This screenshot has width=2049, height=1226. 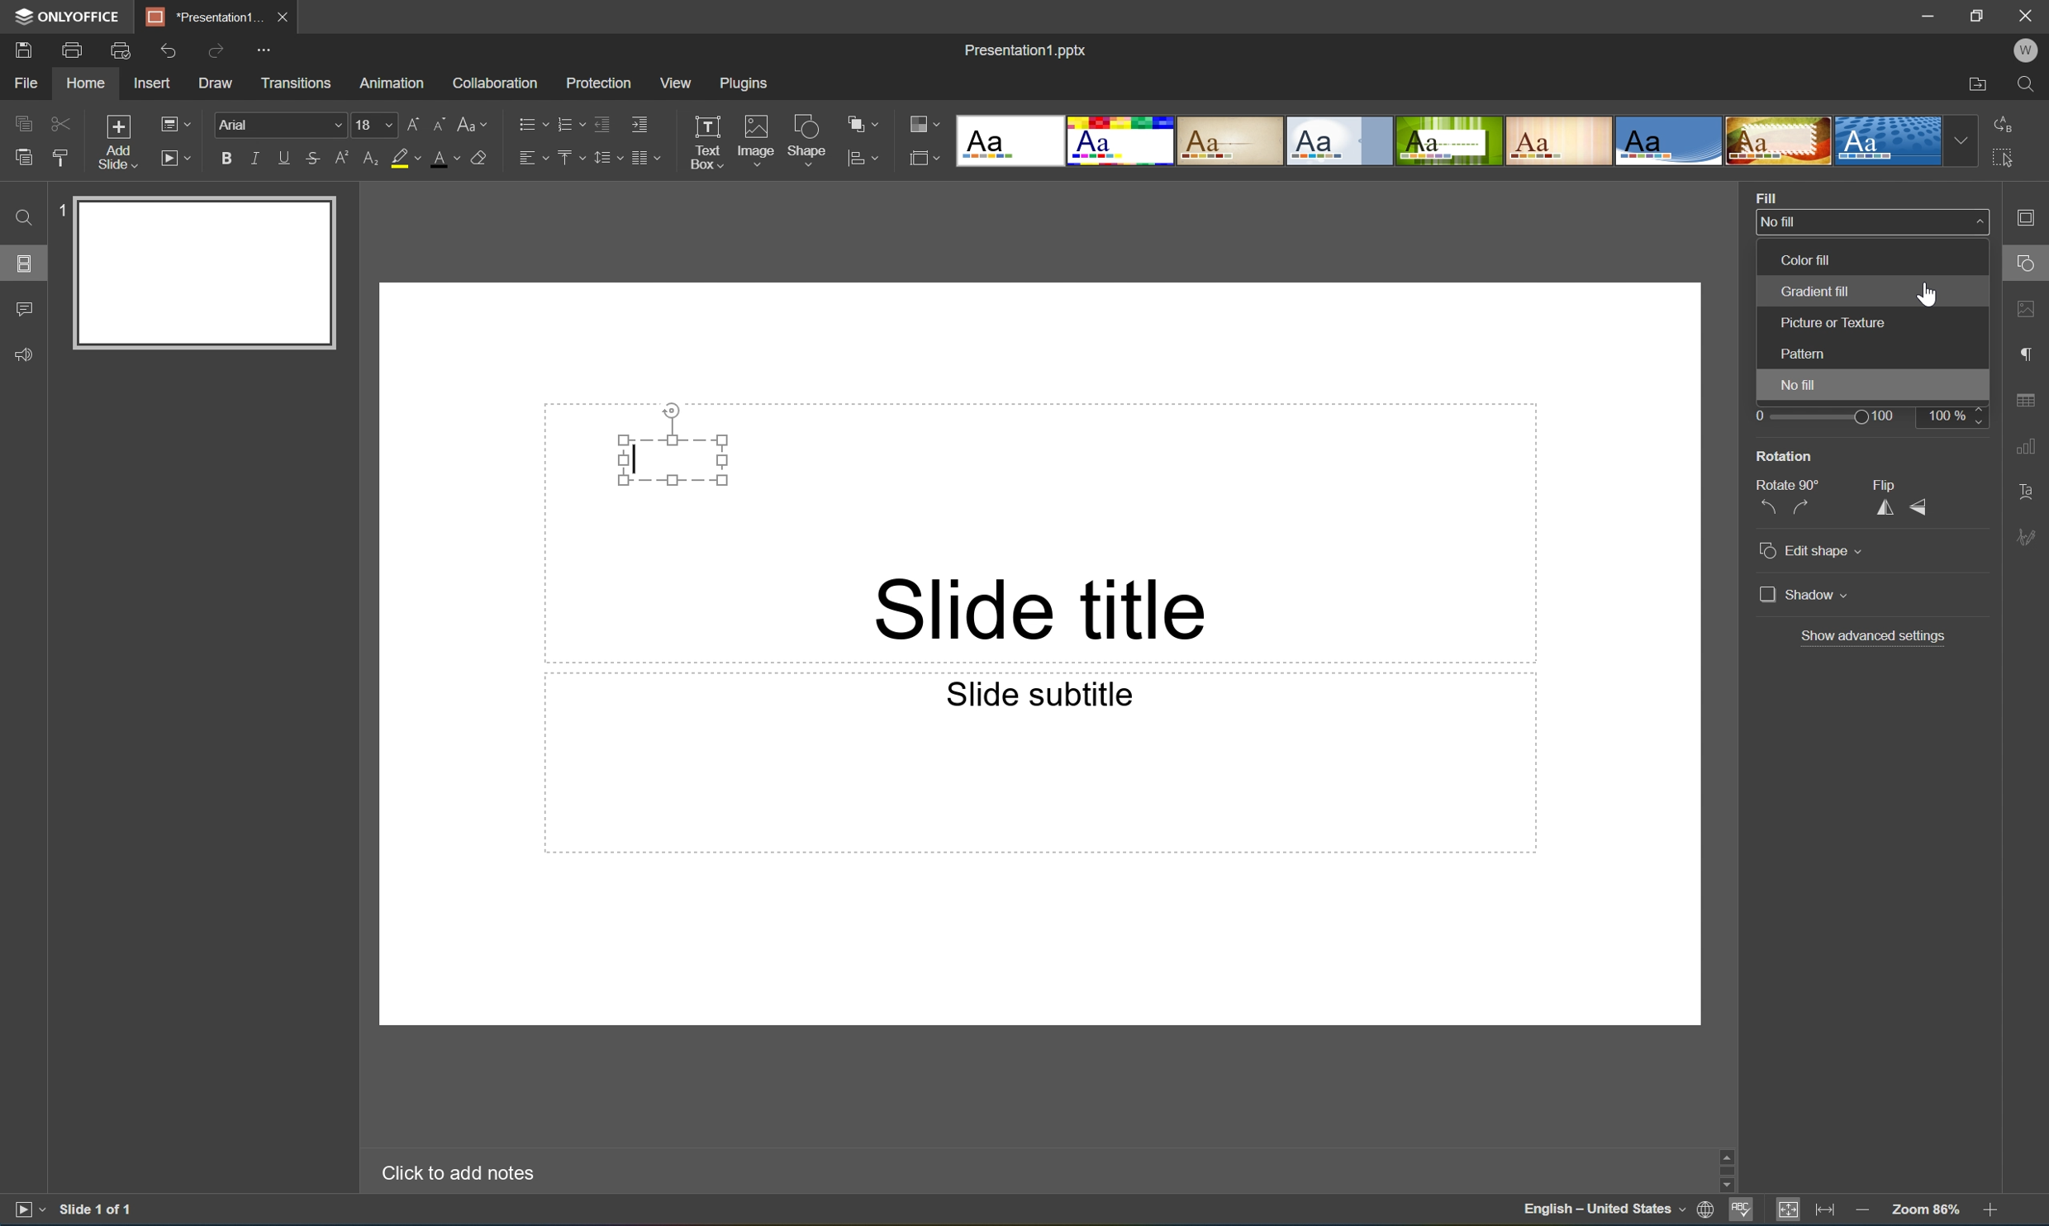 I want to click on Clear style, so click(x=479, y=156).